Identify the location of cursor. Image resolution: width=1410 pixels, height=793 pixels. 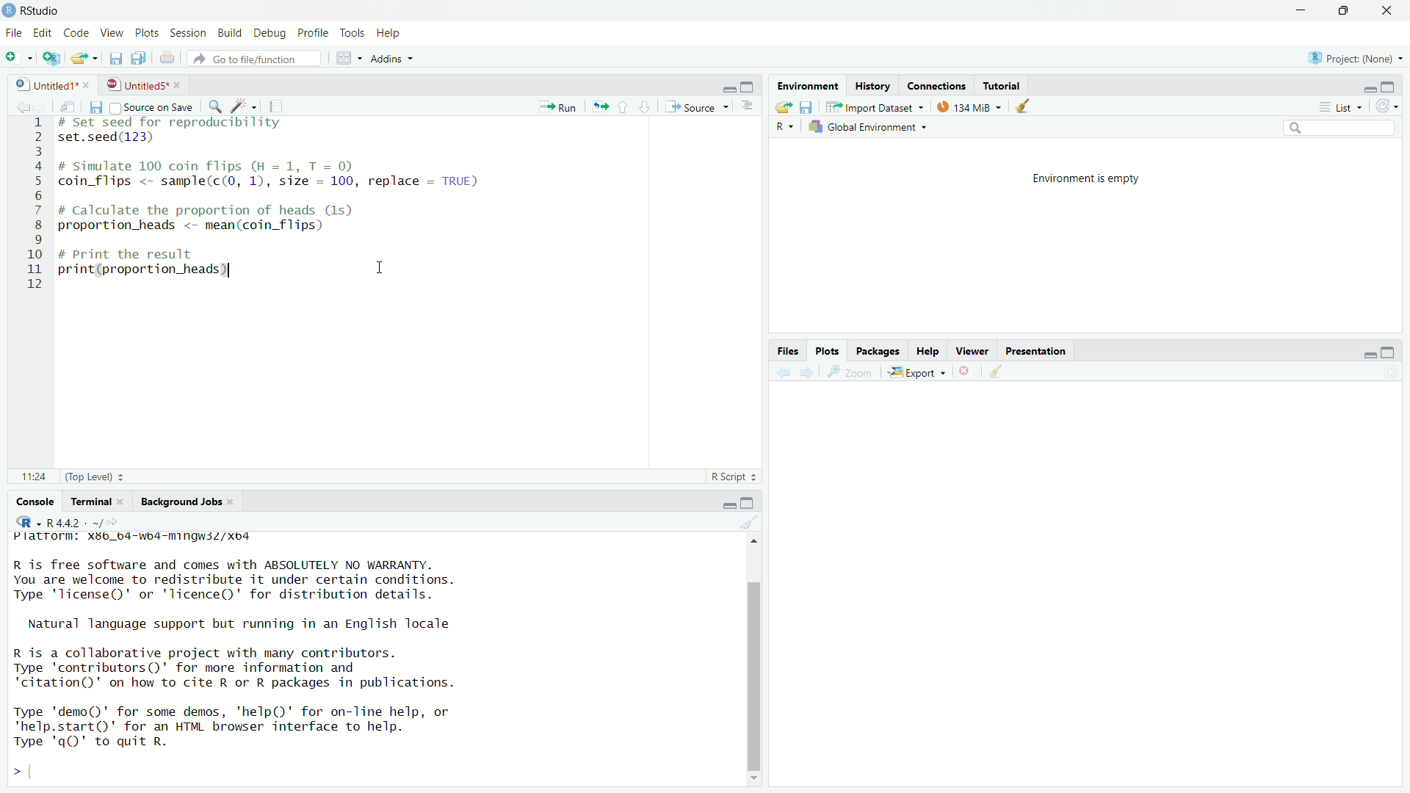
(380, 267).